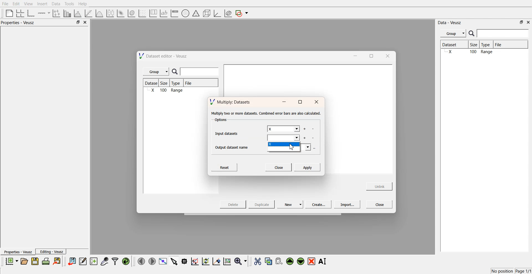 The height and width of the screenshot is (274, 532). What do you see at coordinates (19, 13) in the screenshot?
I see `arrange graphs` at bounding box center [19, 13].